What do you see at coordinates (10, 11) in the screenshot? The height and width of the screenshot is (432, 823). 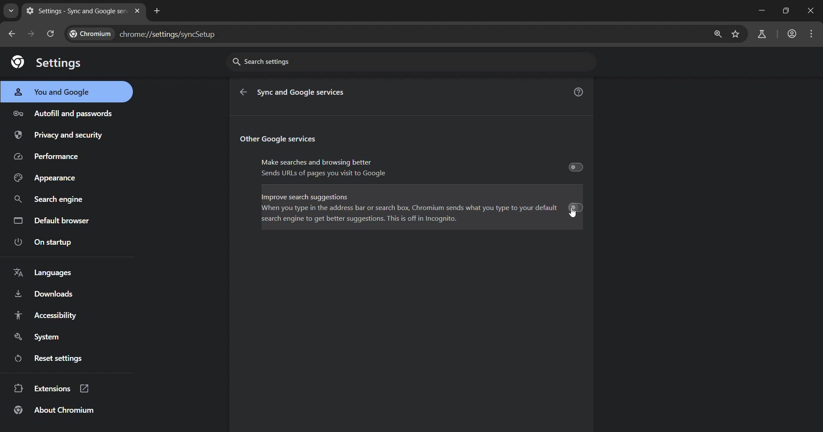 I see `search tabs` at bounding box center [10, 11].